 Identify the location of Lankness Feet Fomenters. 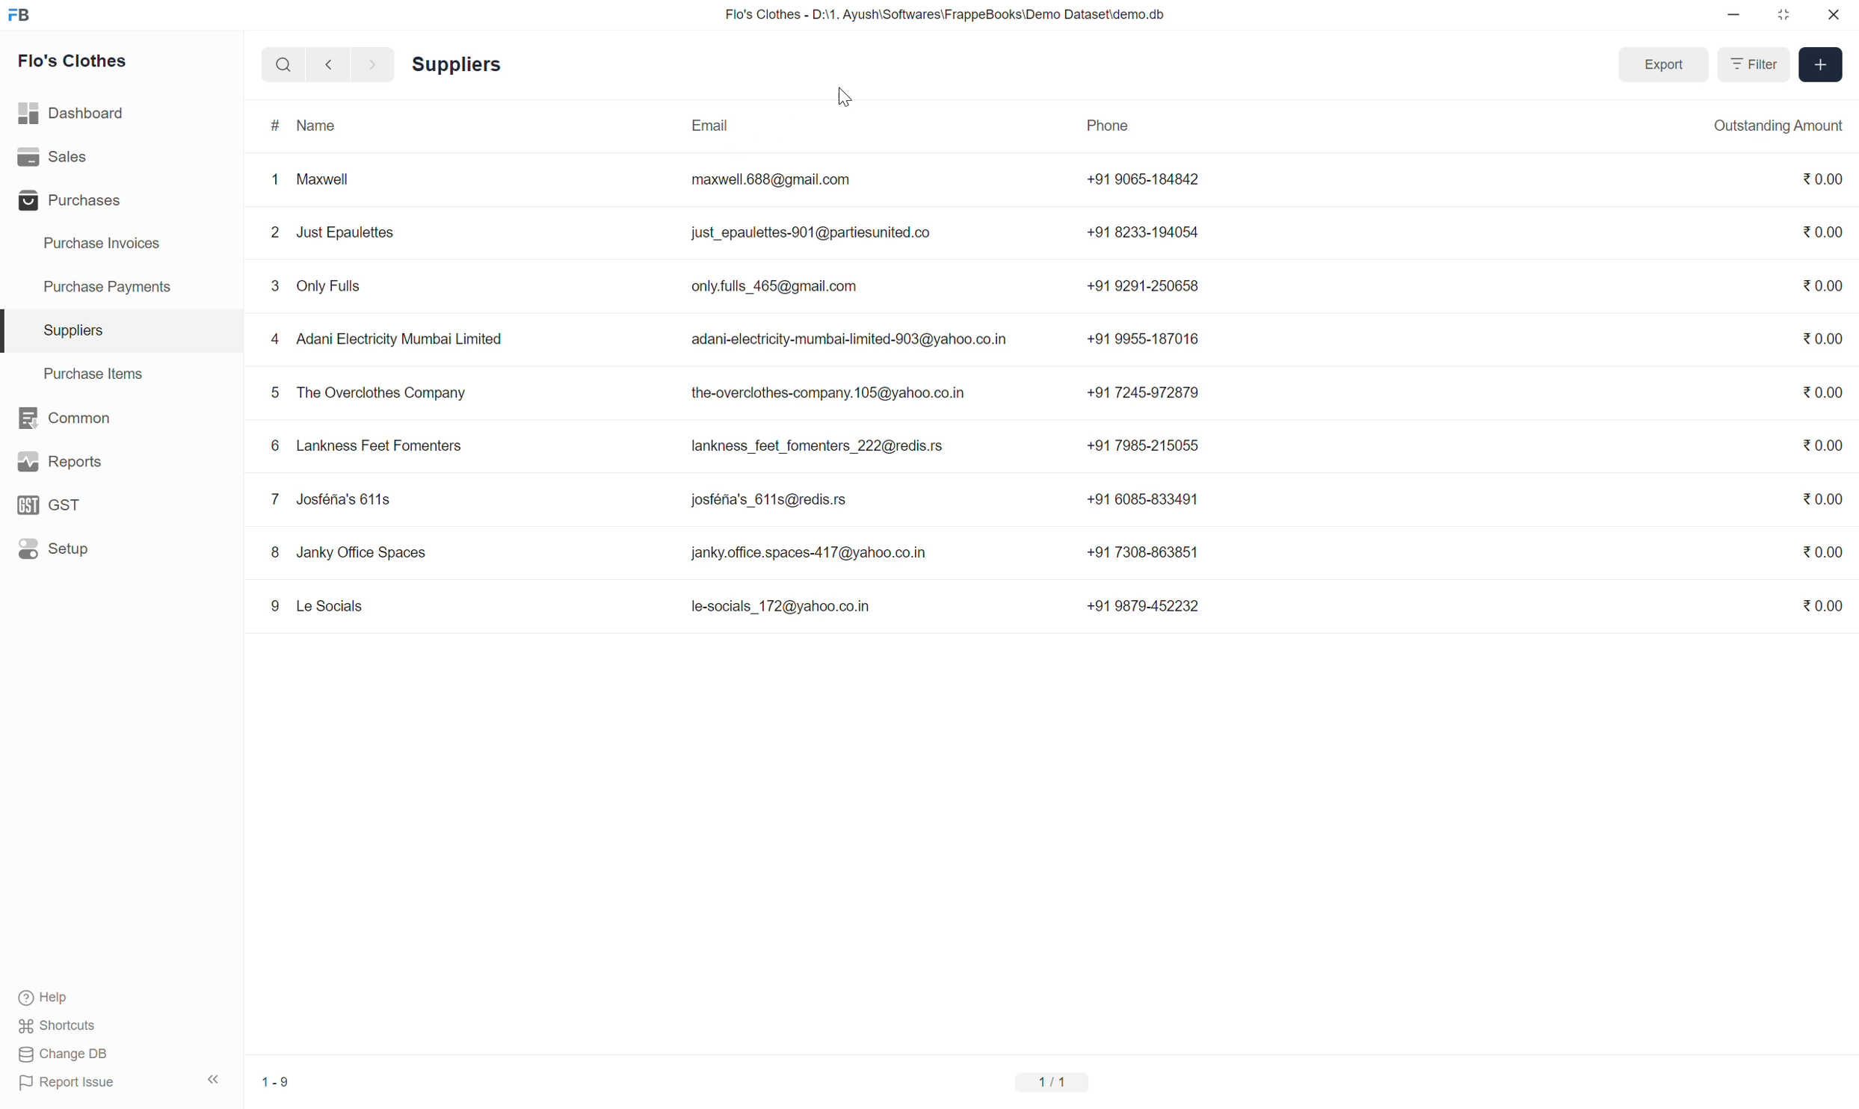
(381, 447).